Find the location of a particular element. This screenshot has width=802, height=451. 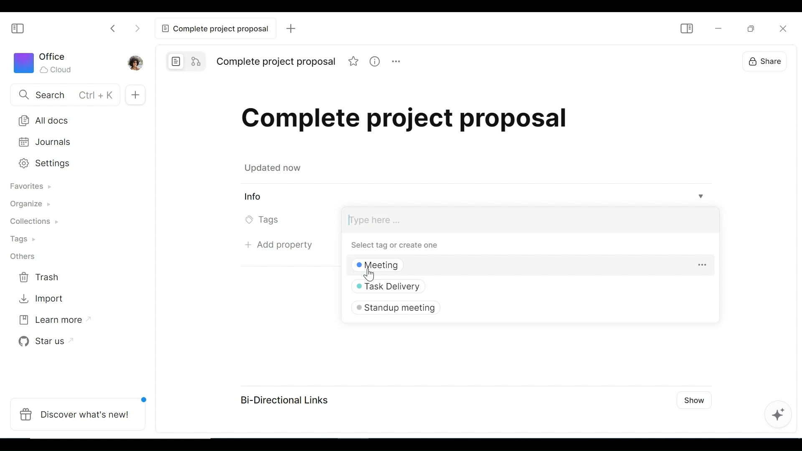

Import is located at coordinates (40, 299).